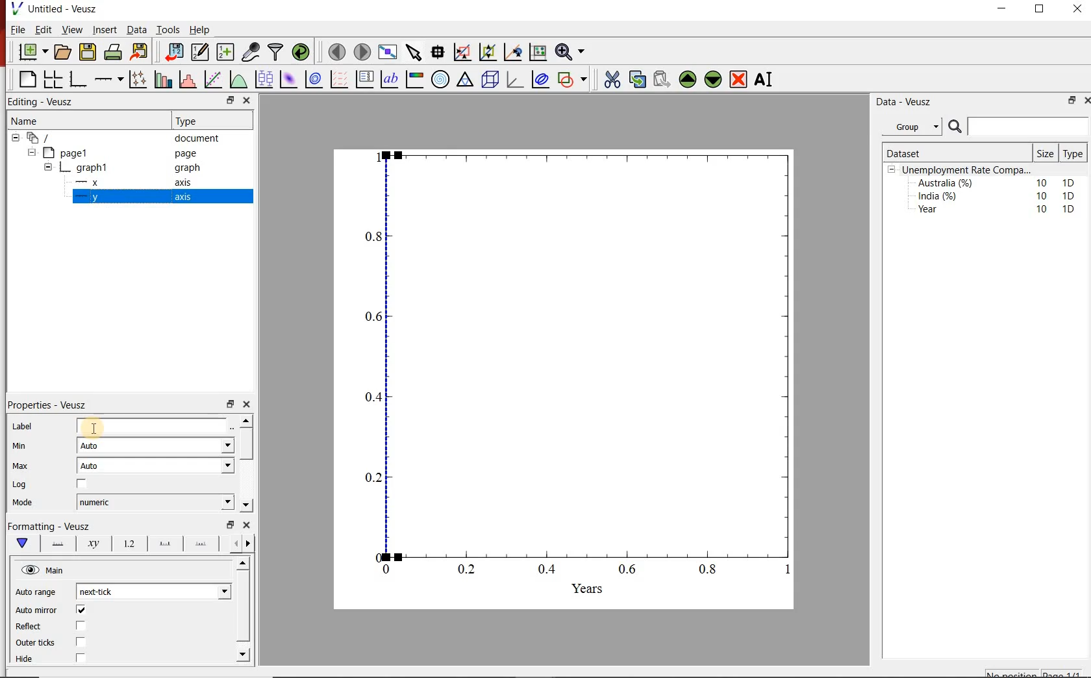 The height and width of the screenshot is (678, 1091). Describe the element at coordinates (338, 51) in the screenshot. I see `move to previous page` at that location.